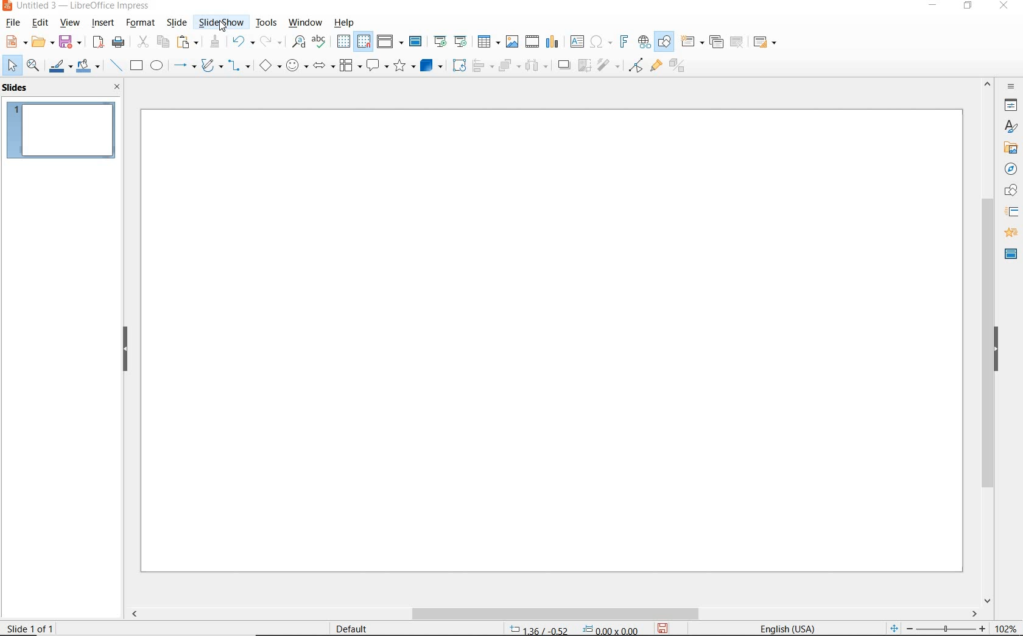 This screenshot has height=636, width=1023. What do you see at coordinates (320, 42) in the screenshot?
I see `SPELLING` at bounding box center [320, 42].